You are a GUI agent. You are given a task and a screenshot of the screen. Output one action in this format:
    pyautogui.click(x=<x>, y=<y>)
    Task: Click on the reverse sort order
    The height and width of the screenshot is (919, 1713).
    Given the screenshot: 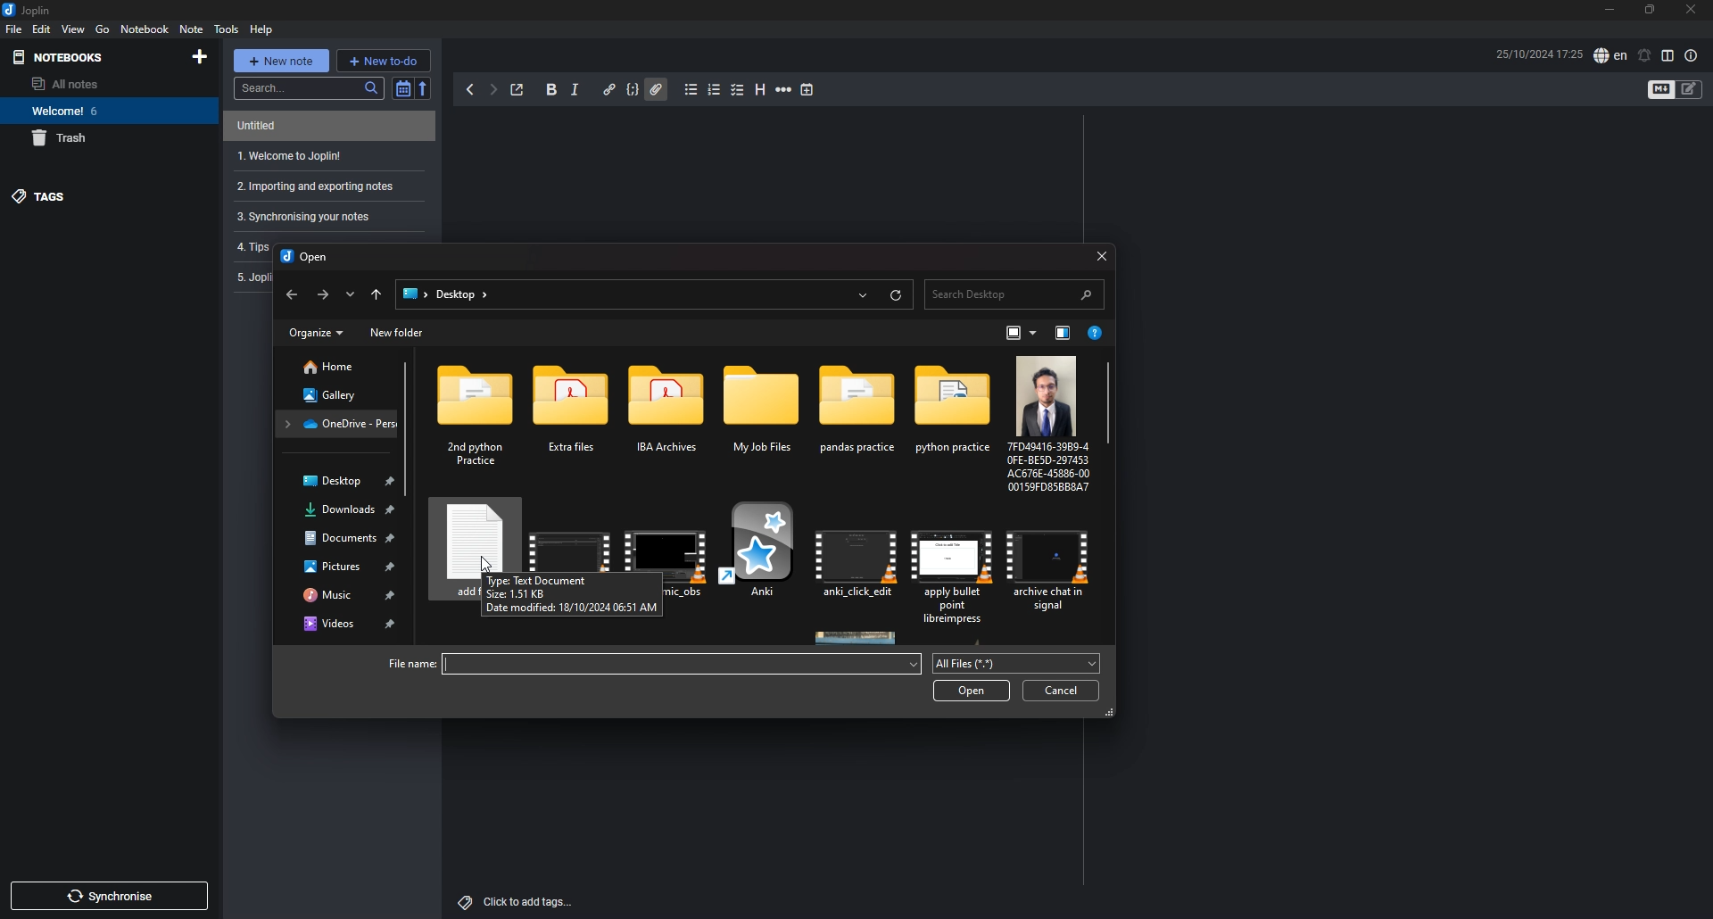 What is the action you would take?
    pyautogui.click(x=425, y=90)
    